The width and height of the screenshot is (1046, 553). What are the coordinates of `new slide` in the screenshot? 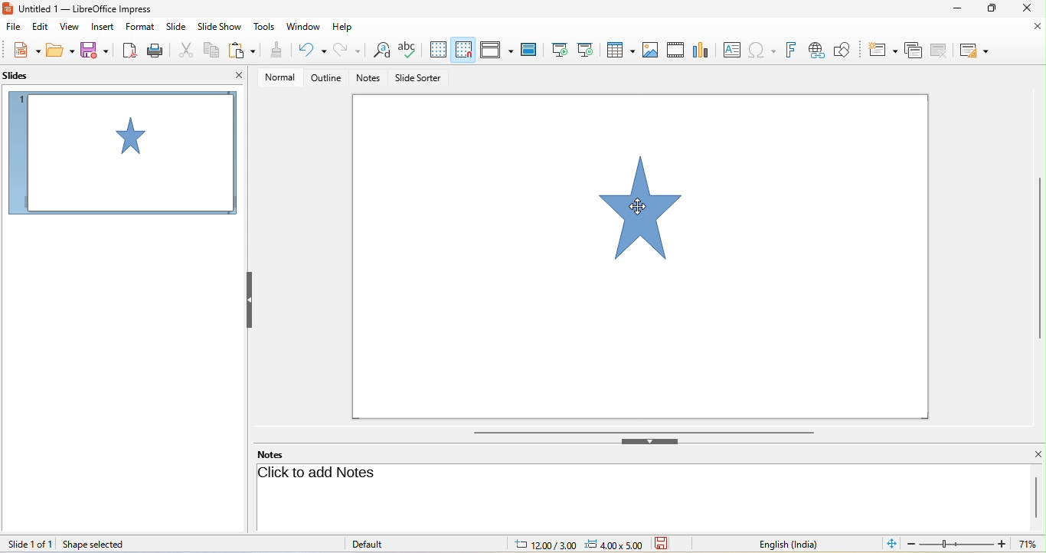 It's located at (883, 51).